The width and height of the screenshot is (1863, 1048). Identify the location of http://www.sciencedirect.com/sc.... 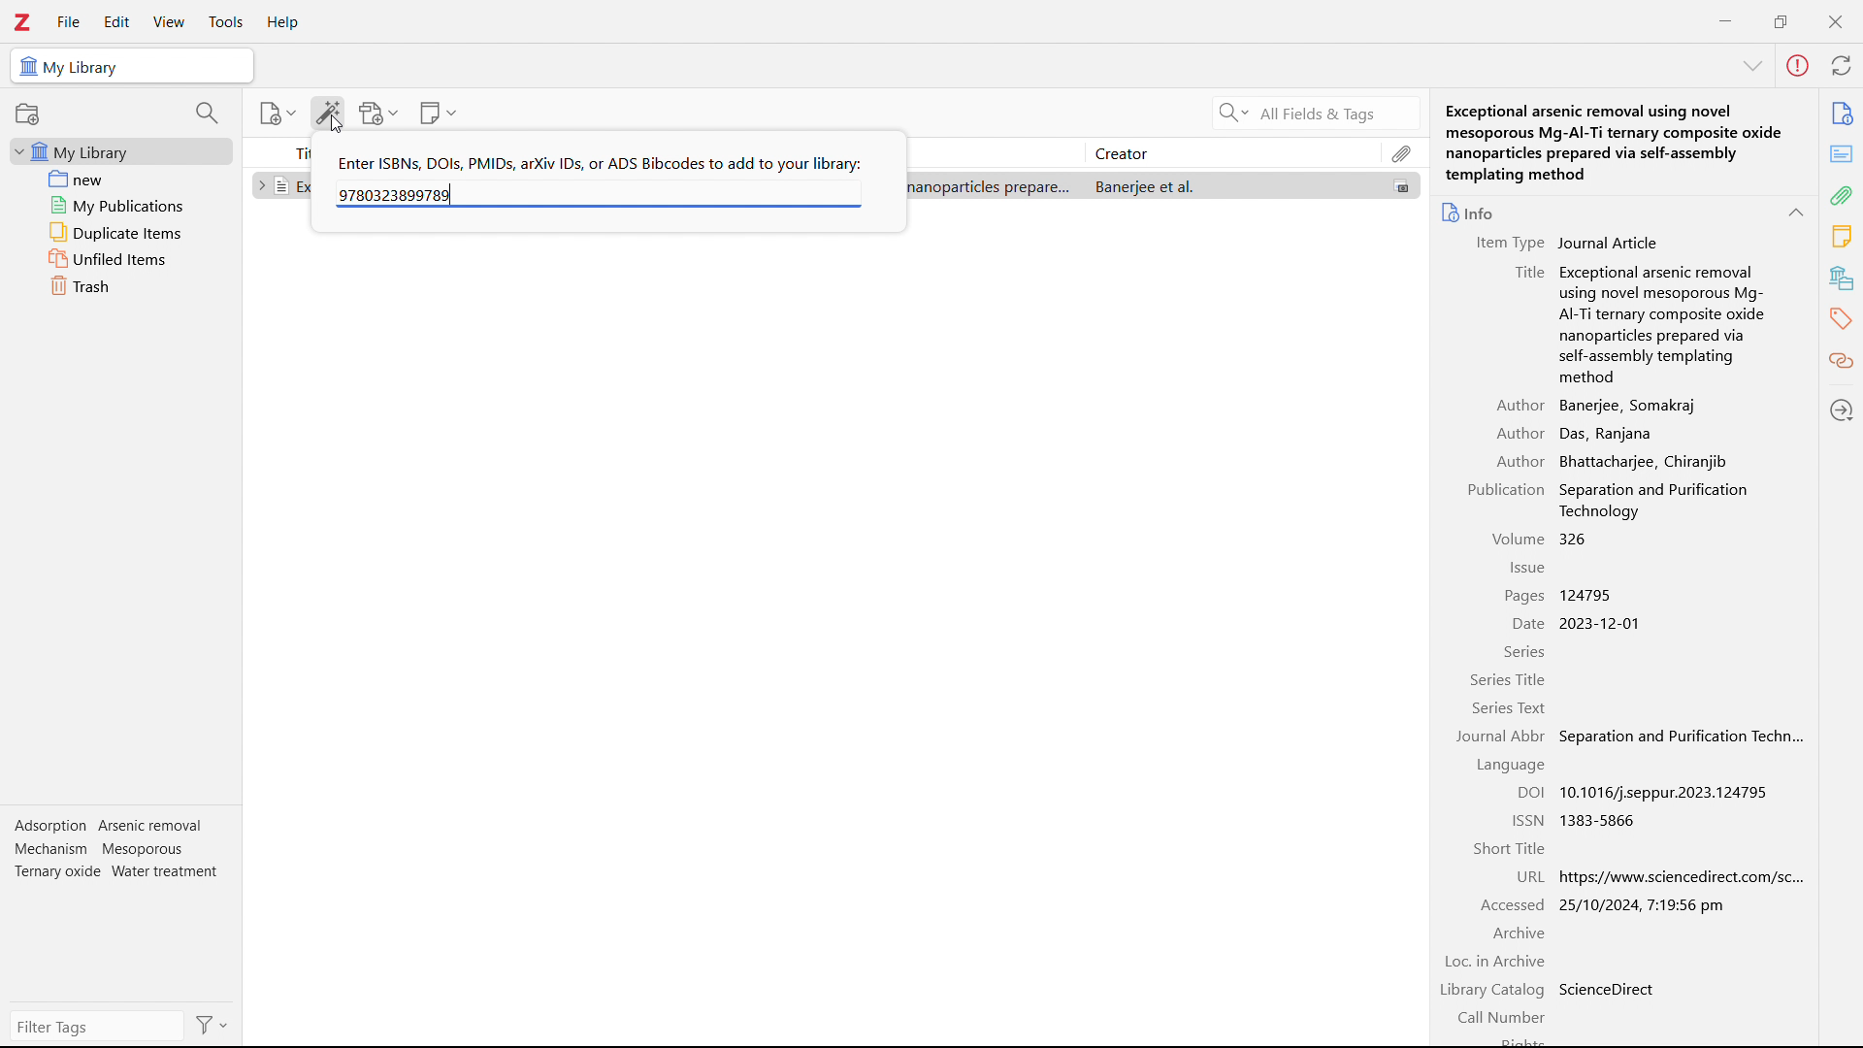
(1696, 876).